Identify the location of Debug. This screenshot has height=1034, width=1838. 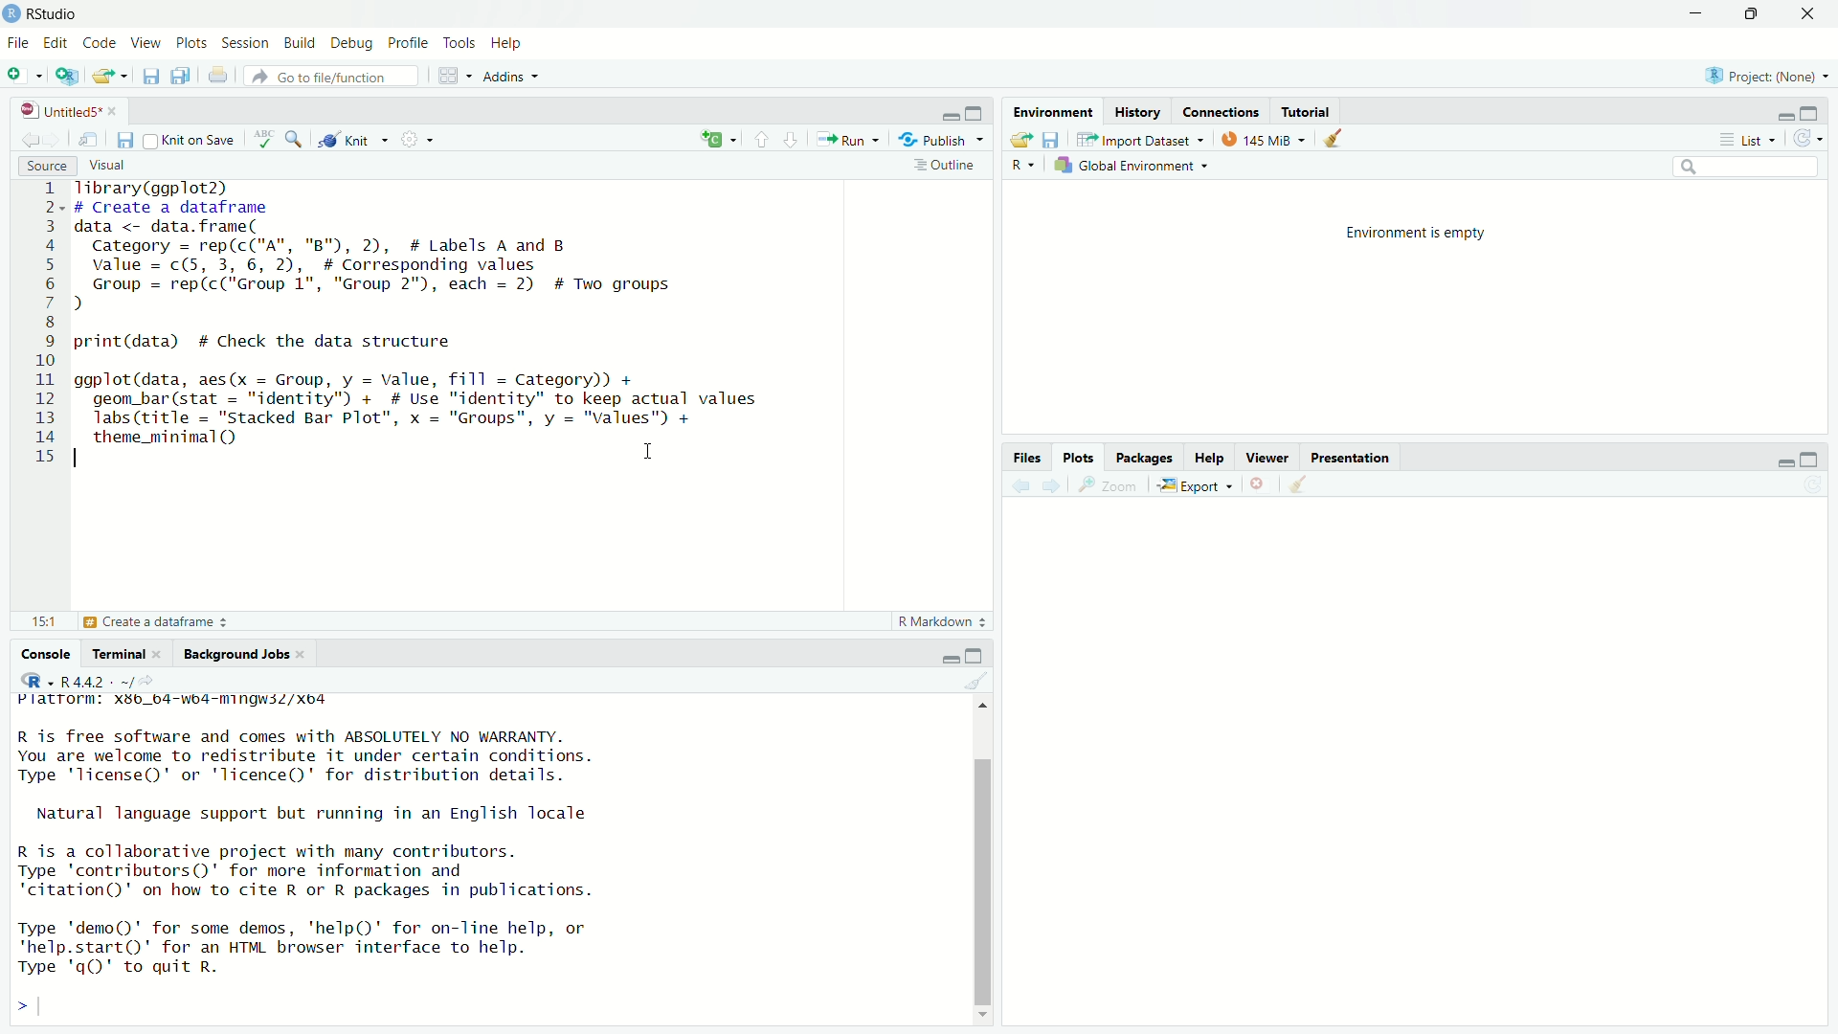
(351, 41).